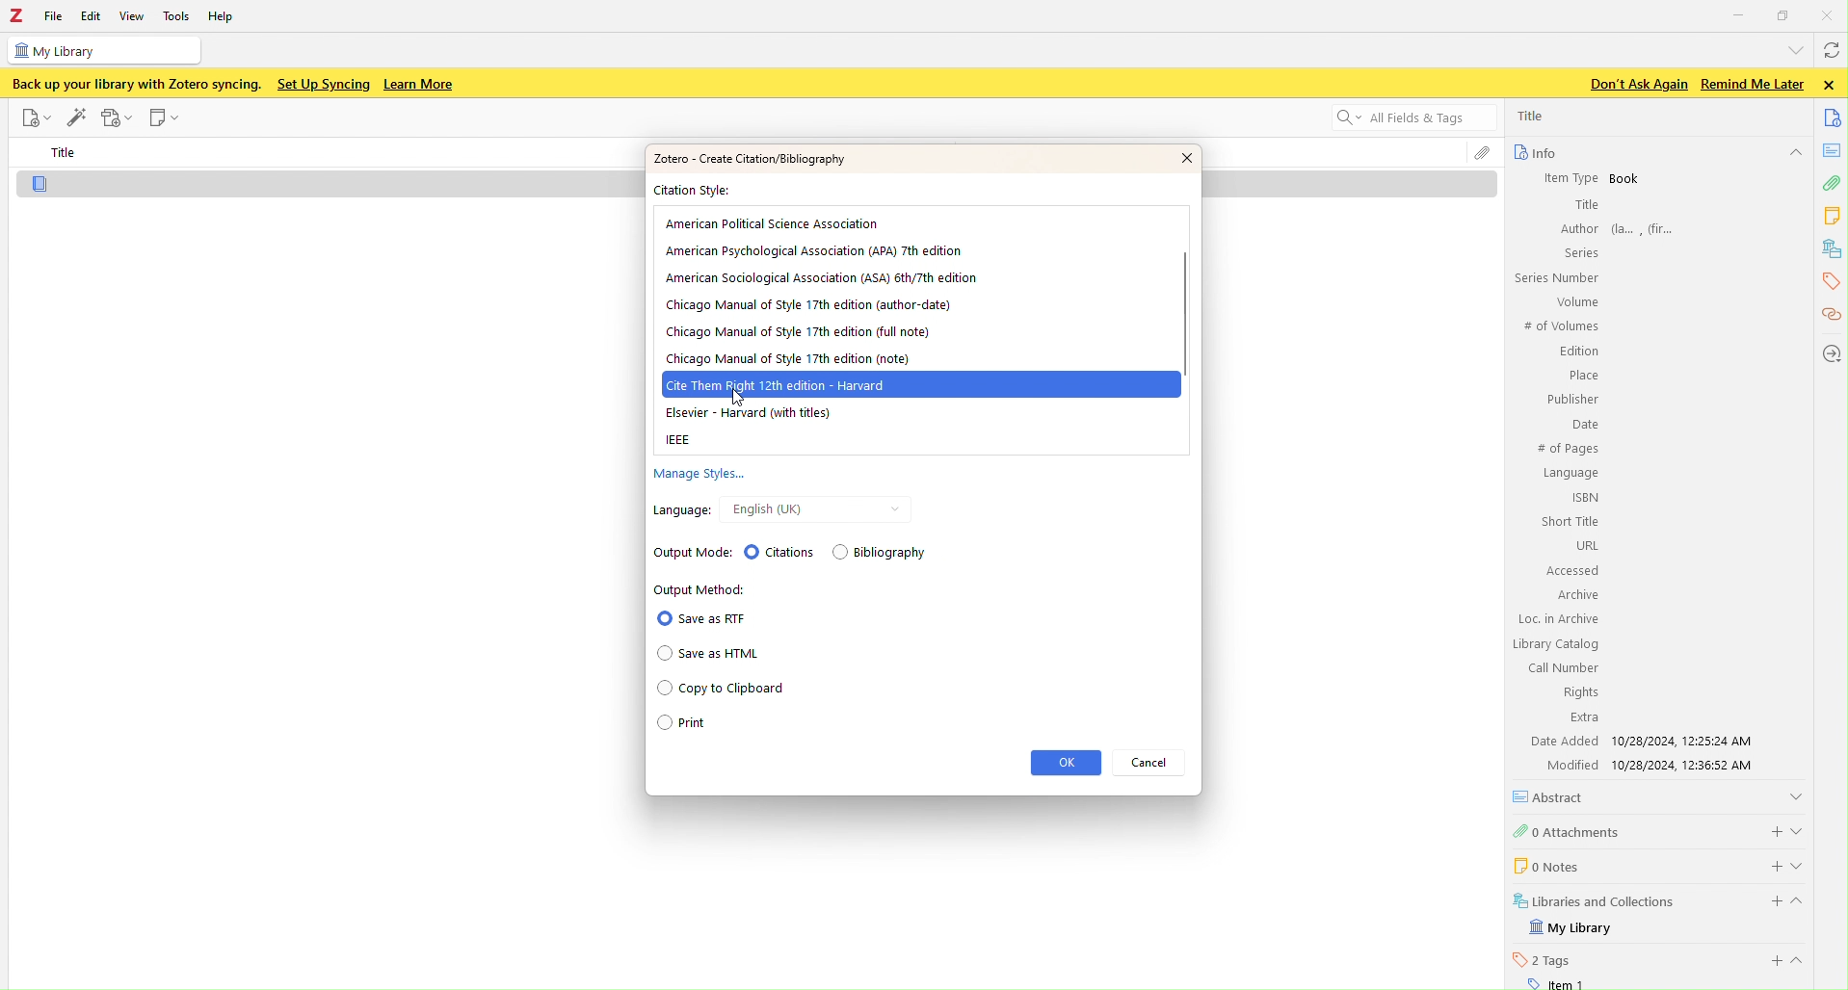  What do you see at coordinates (1402, 119) in the screenshot?
I see `All fields and tags` at bounding box center [1402, 119].